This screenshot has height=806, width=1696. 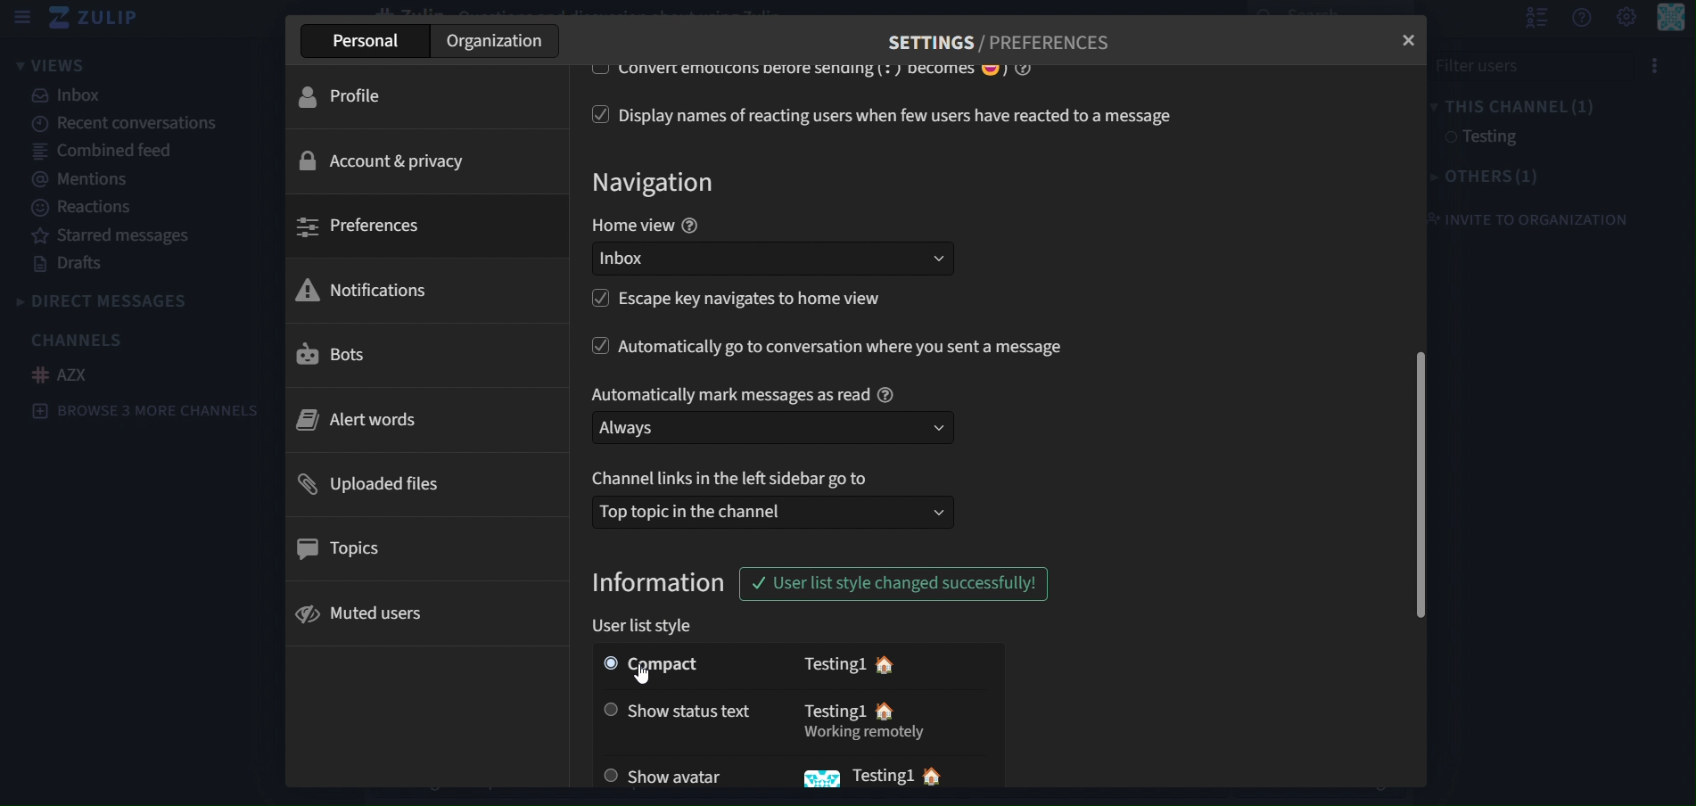 I want to click on invite to organization, so click(x=1538, y=218).